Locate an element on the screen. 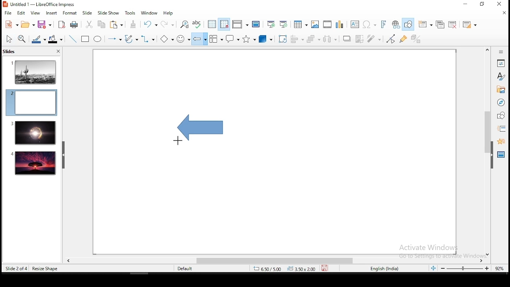 The height and width of the screenshot is (287, 510). tables is located at coordinates (300, 23).